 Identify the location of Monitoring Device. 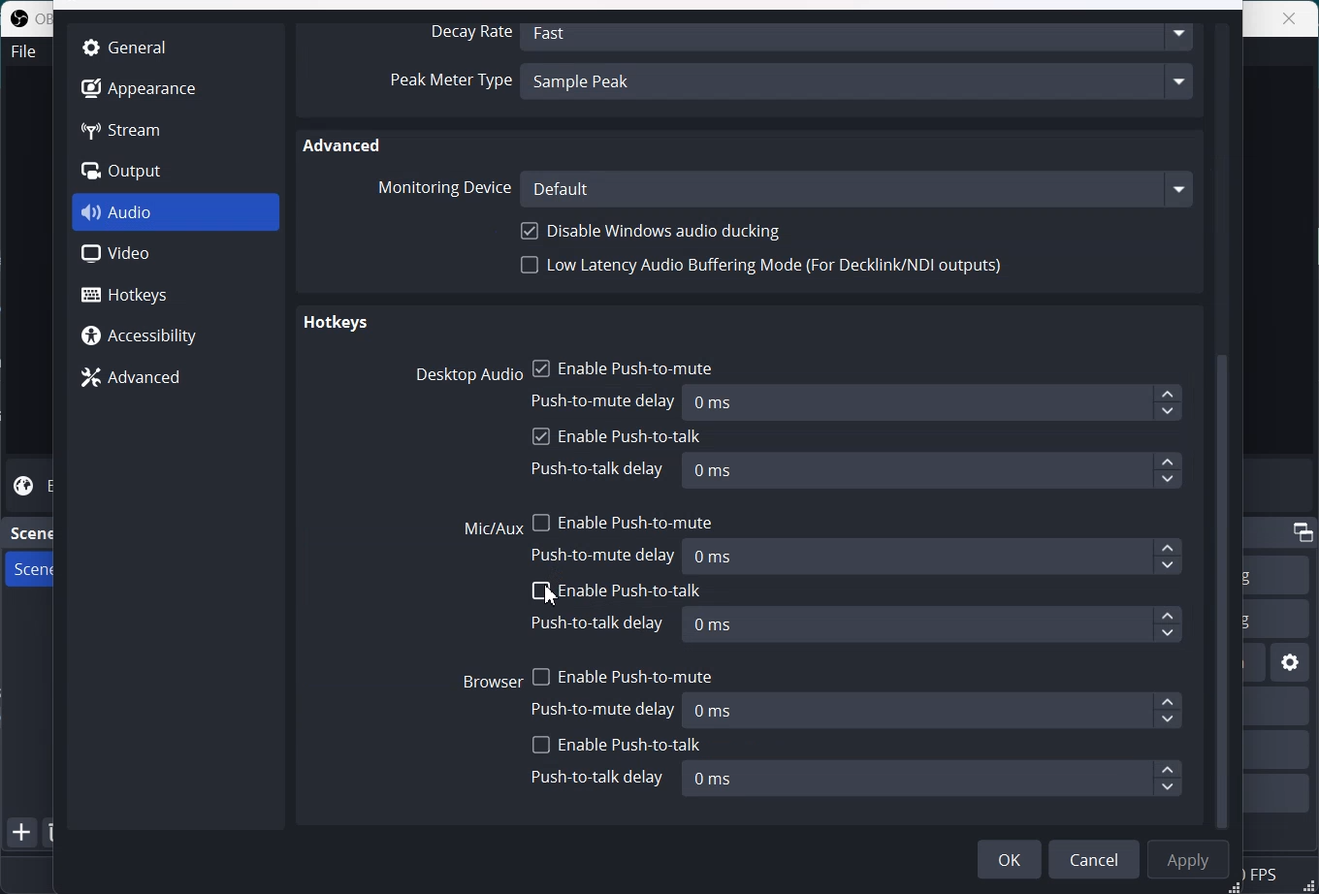
(442, 187).